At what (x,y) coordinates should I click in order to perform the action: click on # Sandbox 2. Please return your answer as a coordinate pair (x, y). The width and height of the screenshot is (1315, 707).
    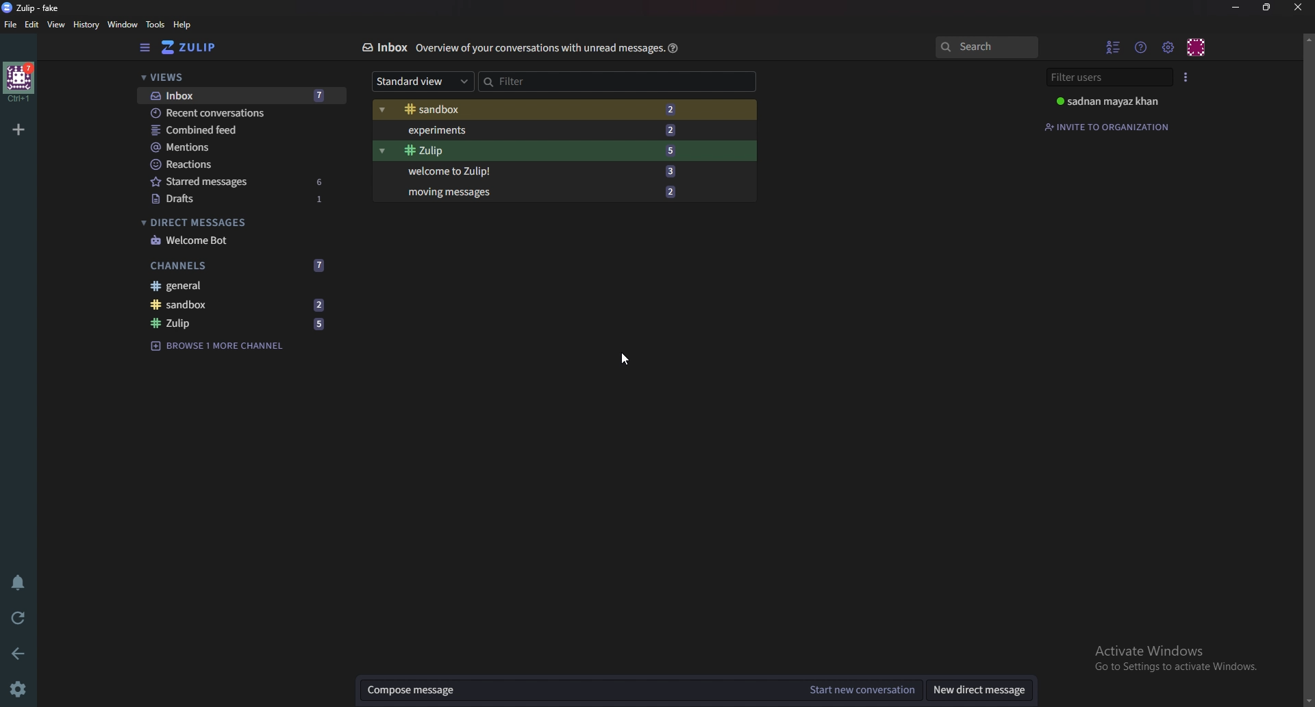
    Looking at the image, I should click on (240, 306).